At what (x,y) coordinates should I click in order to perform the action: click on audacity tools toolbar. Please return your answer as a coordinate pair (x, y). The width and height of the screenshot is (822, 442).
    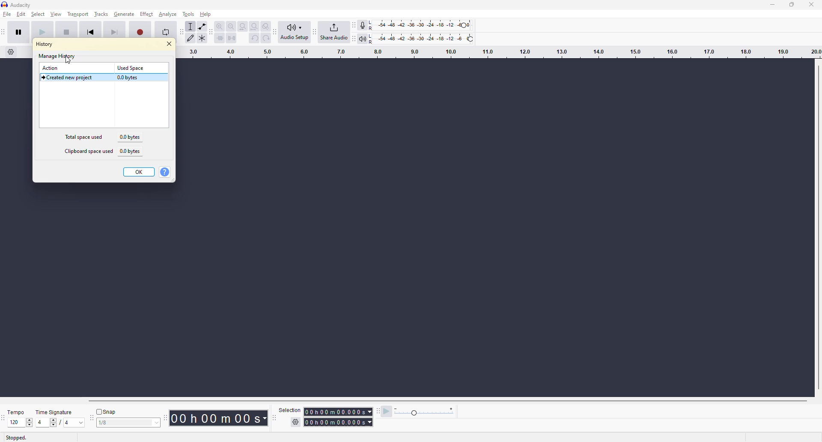
    Looking at the image, I should click on (165, 418).